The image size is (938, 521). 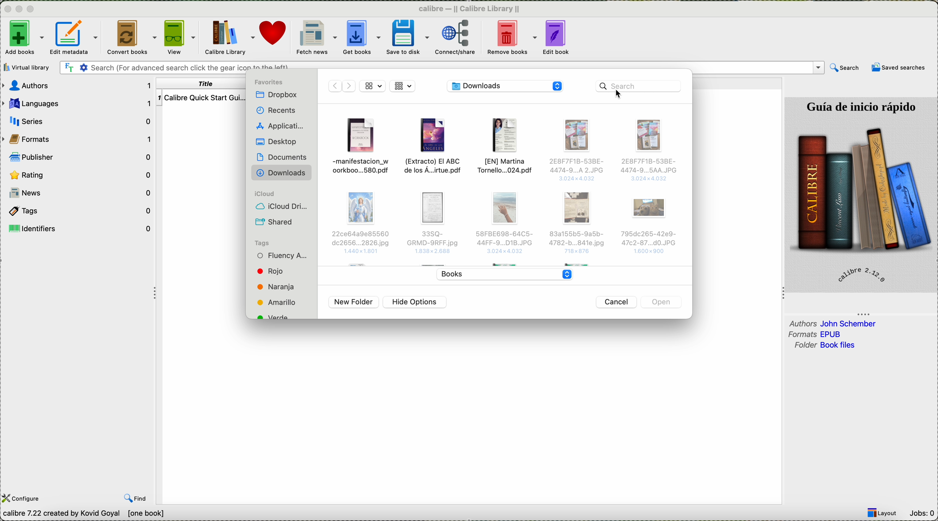 I want to click on favorites, so click(x=271, y=82).